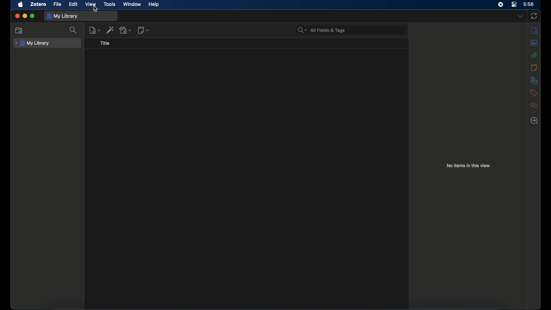  I want to click on search, so click(74, 30).